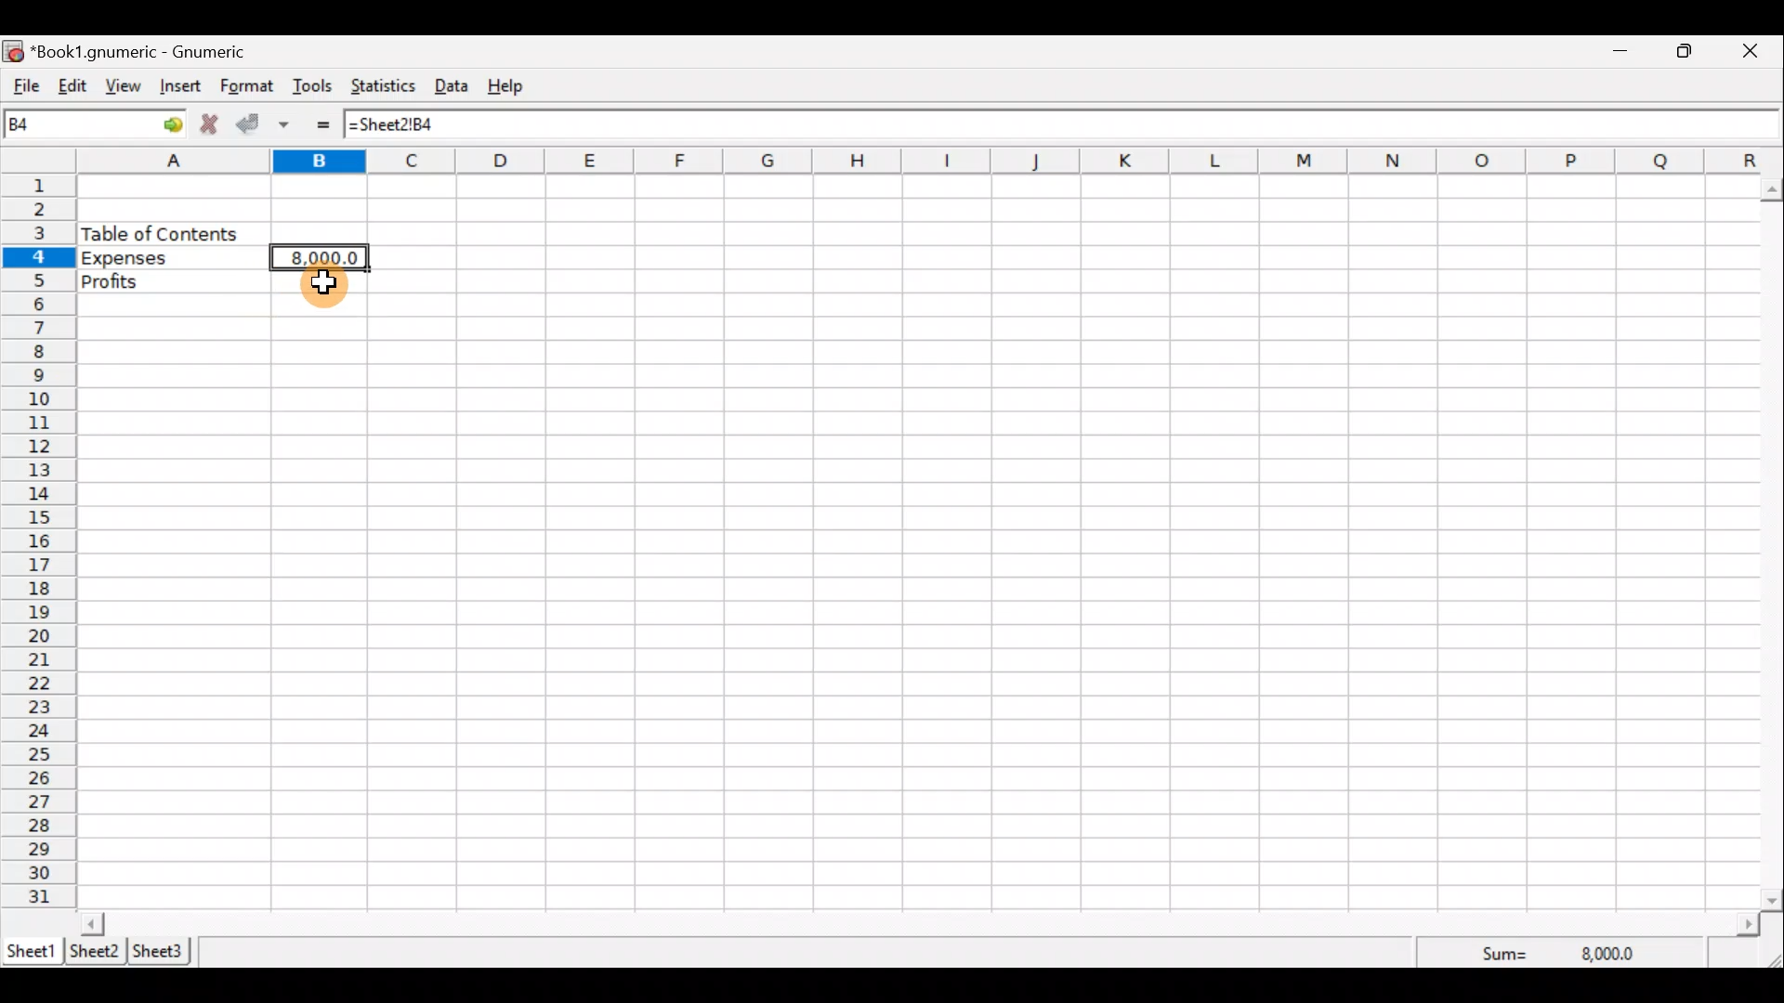 The width and height of the screenshot is (1784, 1003). I want to click on Profits, so click(172, 281).